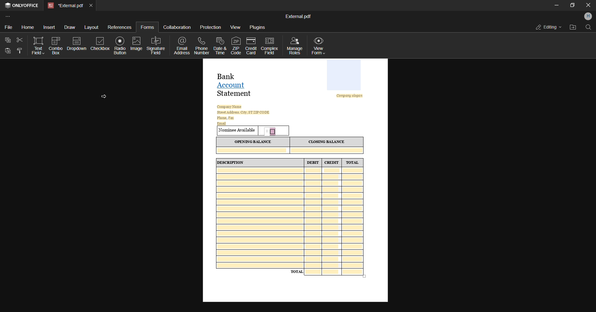  I want to click on email address, so click(183, 46).